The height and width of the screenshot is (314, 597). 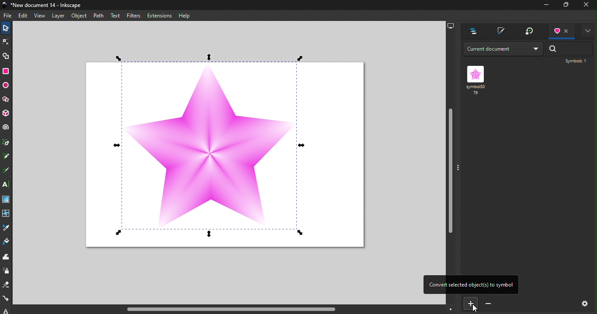 I want to click on toggle command panel, so click(x=458, y=169).